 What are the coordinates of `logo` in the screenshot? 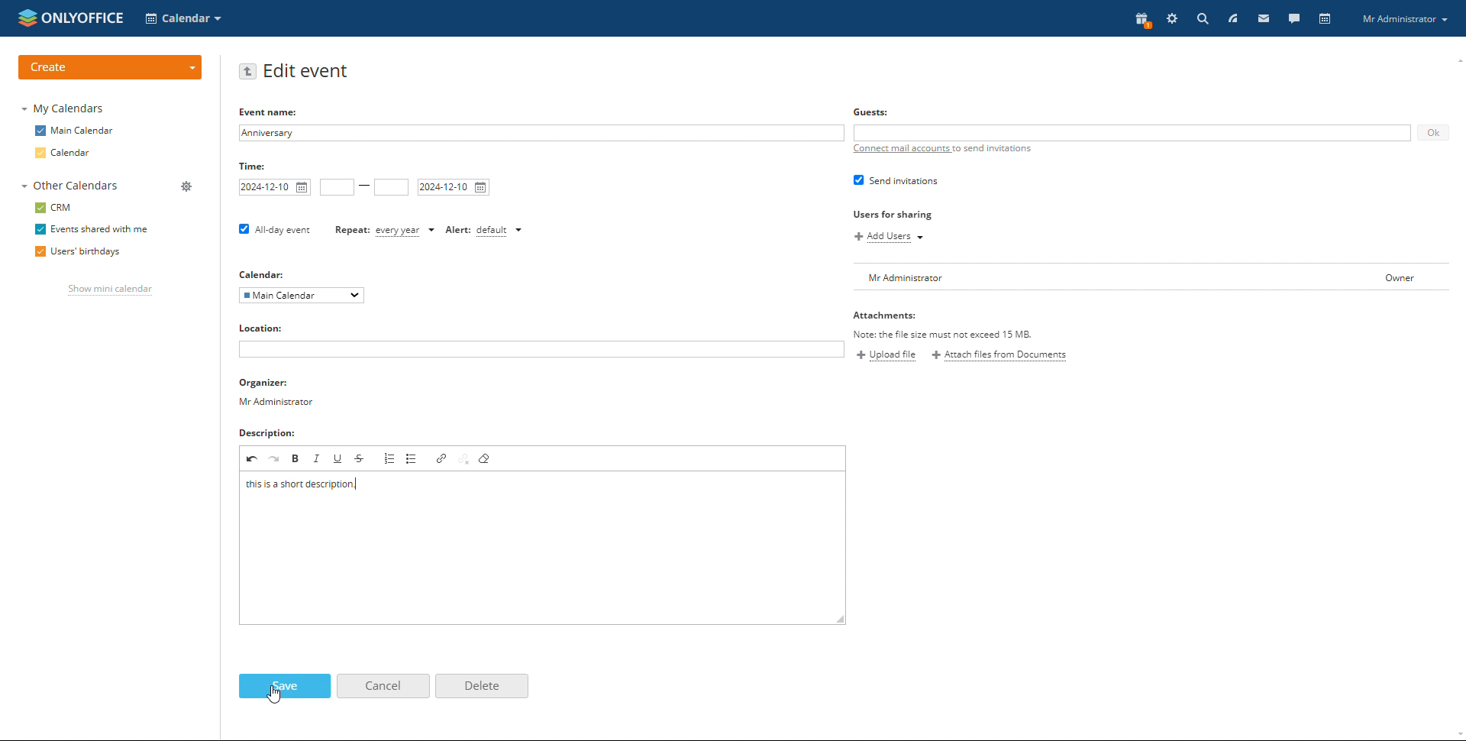 It's located at (71, 17).